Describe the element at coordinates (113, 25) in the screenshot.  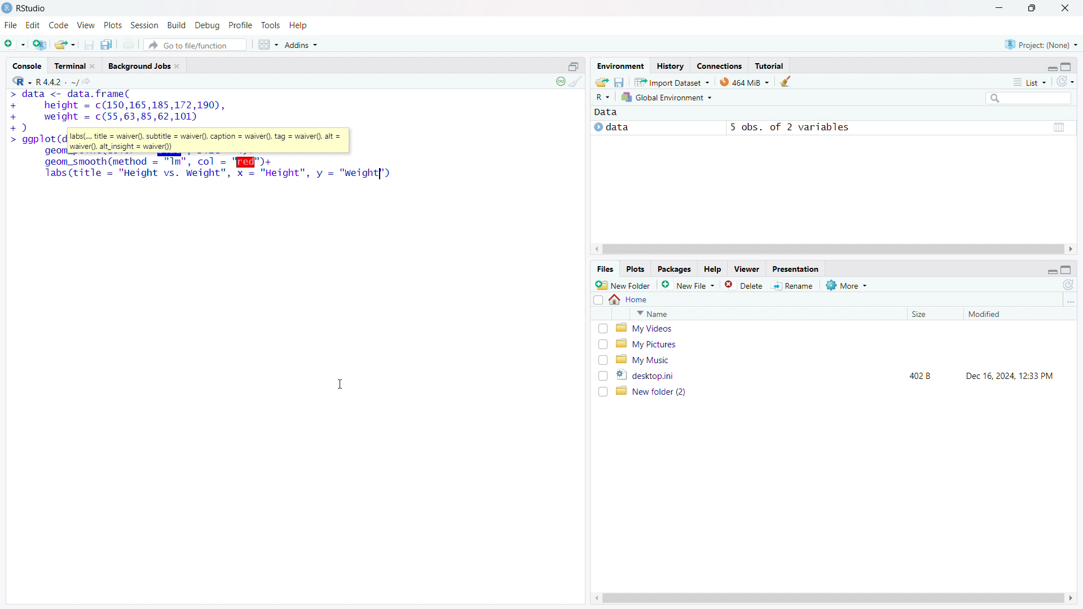
I see `plots` at that location.